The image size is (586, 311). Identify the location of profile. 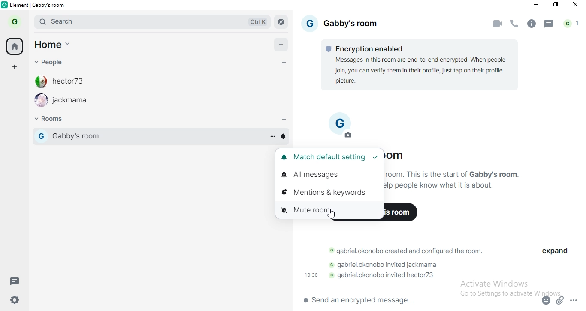
(41, 81).